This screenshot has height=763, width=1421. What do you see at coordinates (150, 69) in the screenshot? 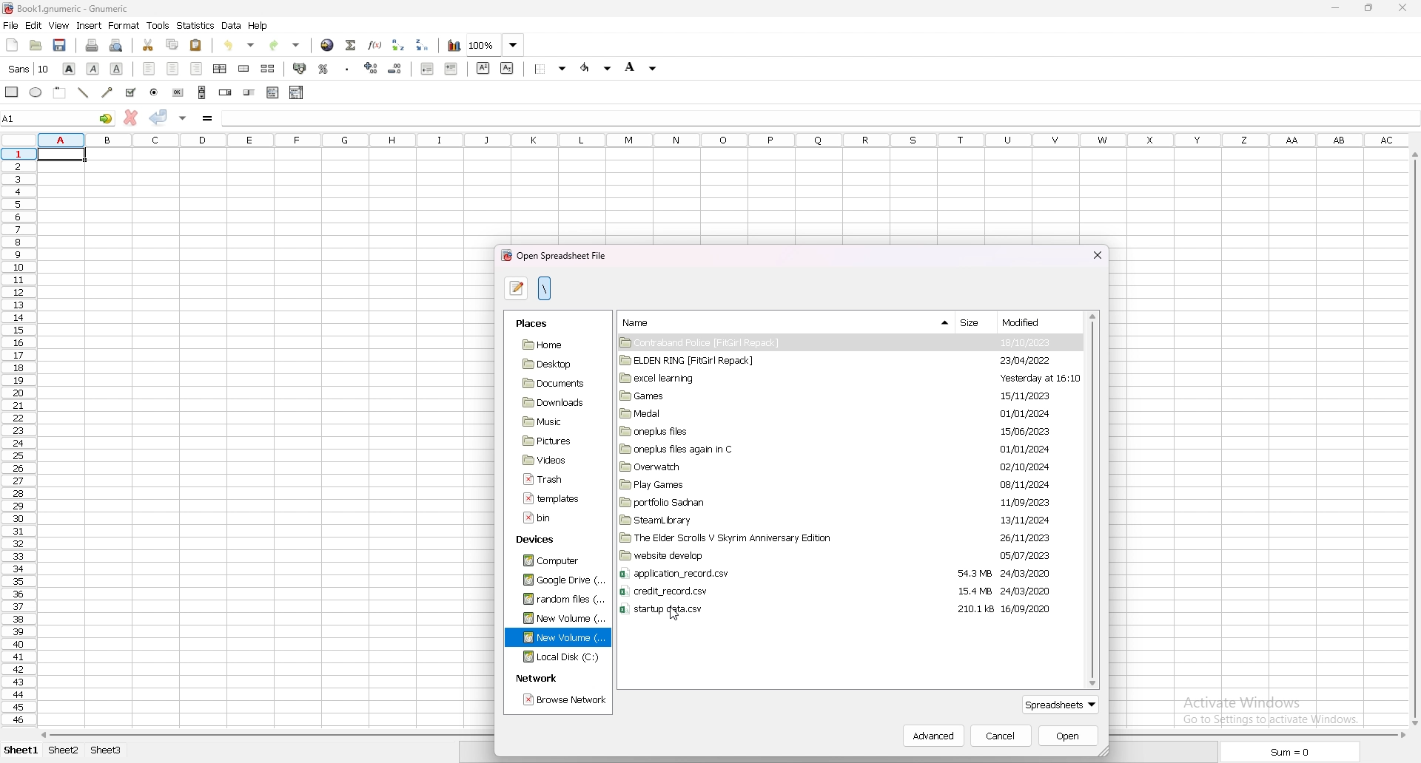
I see `left align` at bounding box center [150, 69].